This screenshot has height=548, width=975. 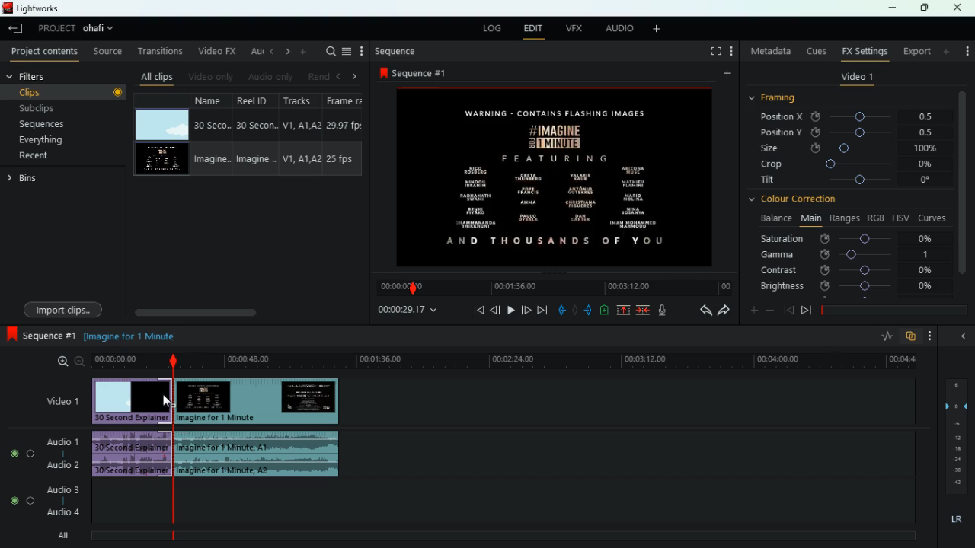 What do you see at coordinates (525, 308) in the screenshot?
I see `front` at bounding box center [525, 308].